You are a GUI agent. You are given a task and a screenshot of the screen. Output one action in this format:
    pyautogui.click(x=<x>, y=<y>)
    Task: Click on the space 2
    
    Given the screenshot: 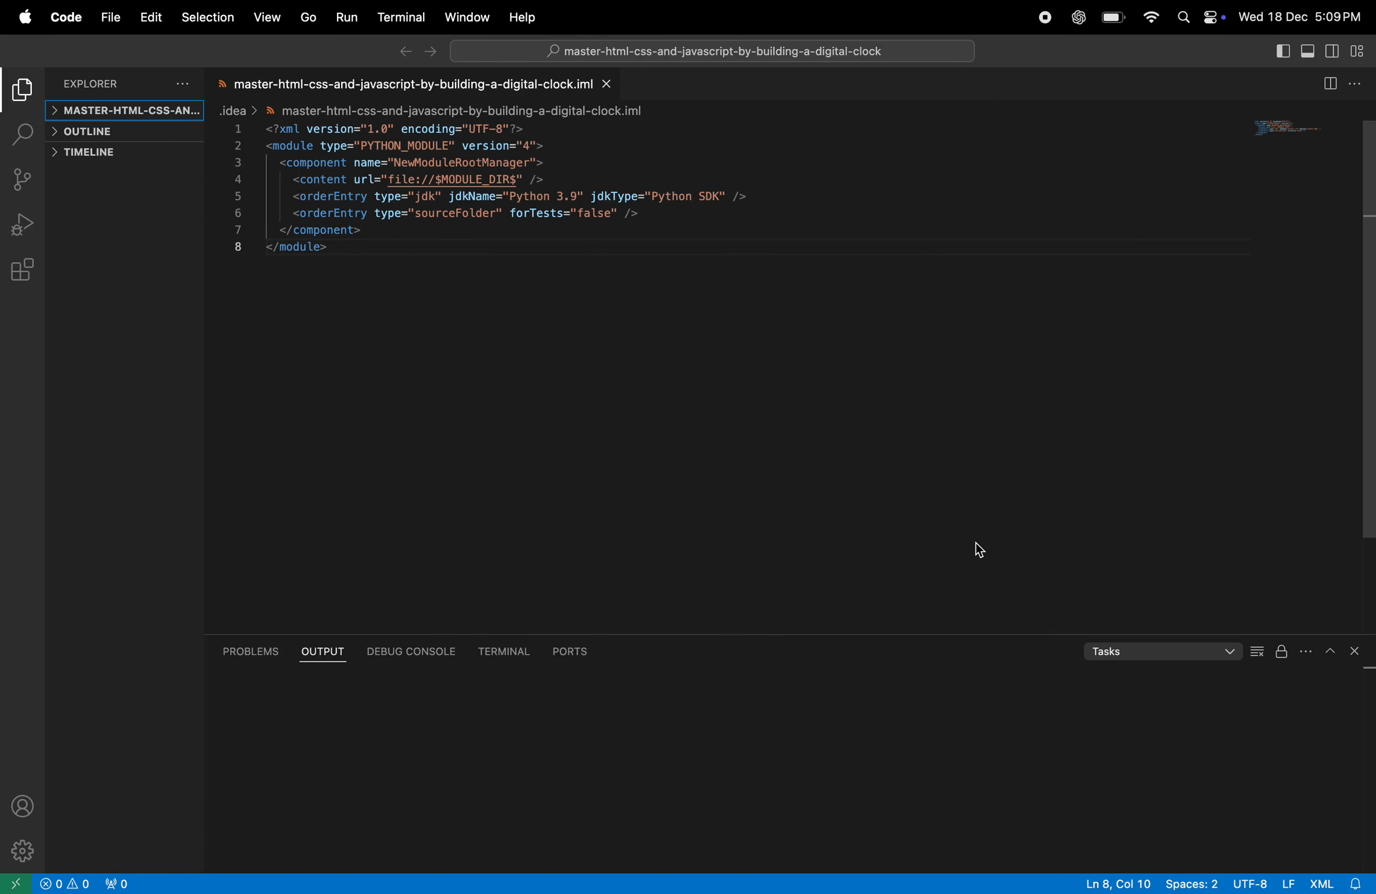 What is the action you would take?
    pyautogui.click(x=1188, y=883)
    